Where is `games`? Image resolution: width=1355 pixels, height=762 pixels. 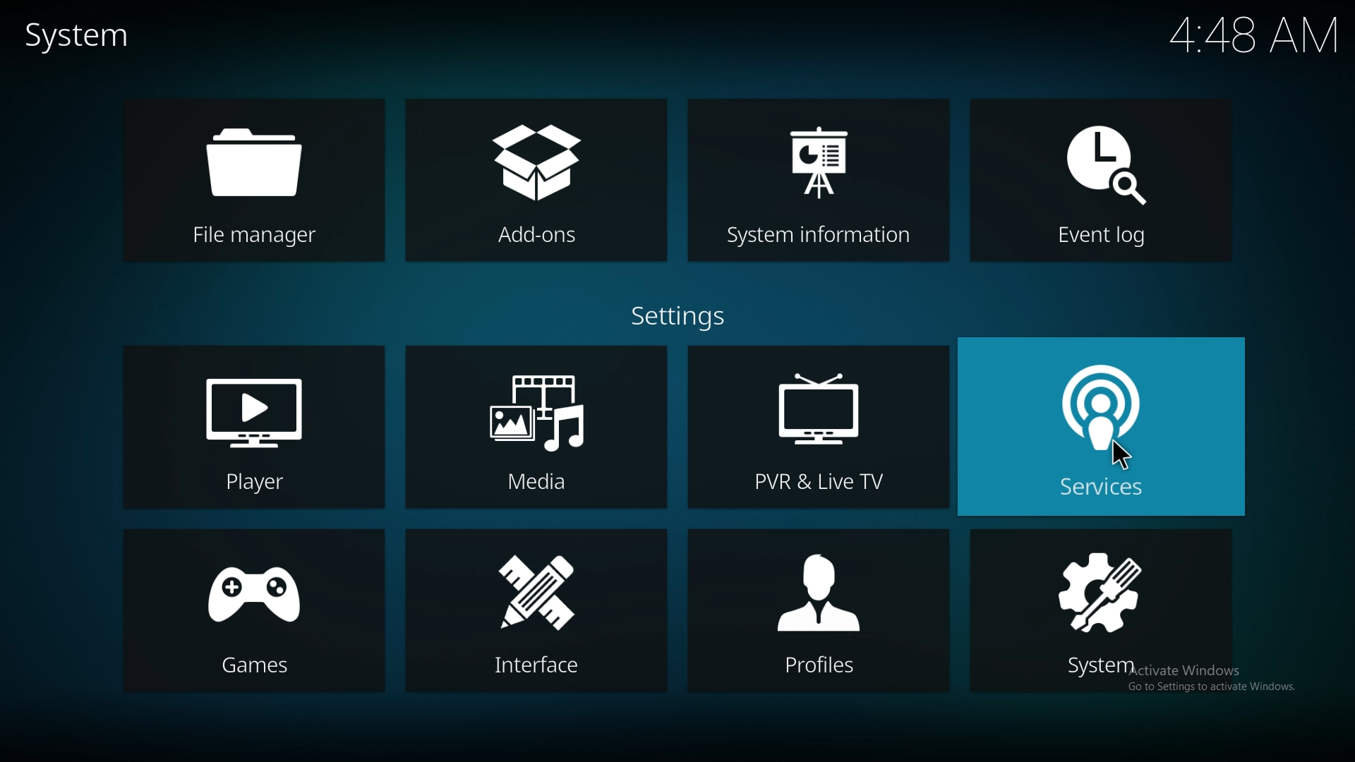 games is located at coordinates (253, 610).